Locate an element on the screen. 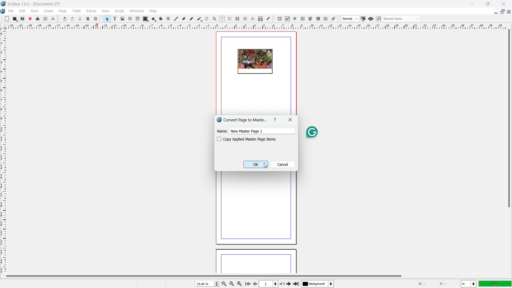  select image preview quality is located at coordinates (350, 19).